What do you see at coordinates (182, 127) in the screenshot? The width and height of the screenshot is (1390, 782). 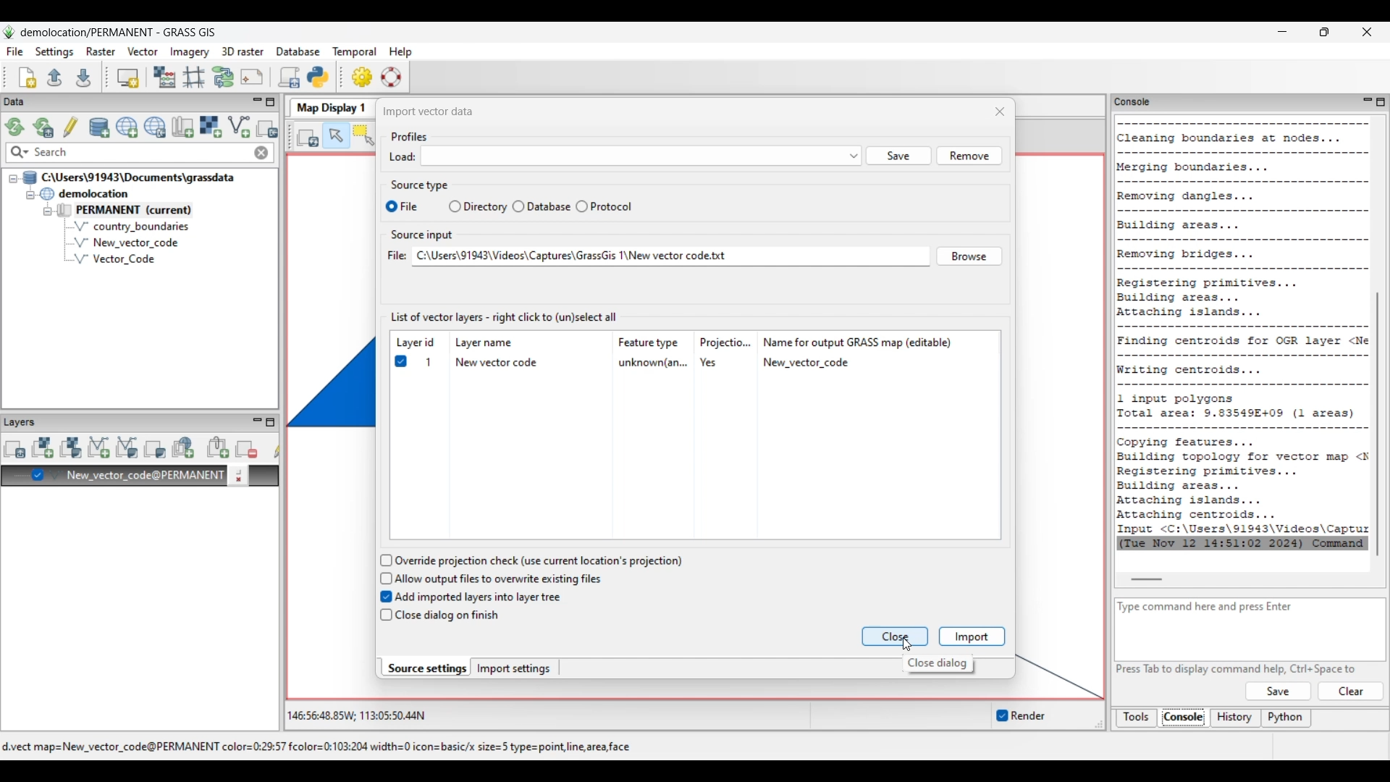 I see `Create new map set in current project` at bounding box center [182, 127].